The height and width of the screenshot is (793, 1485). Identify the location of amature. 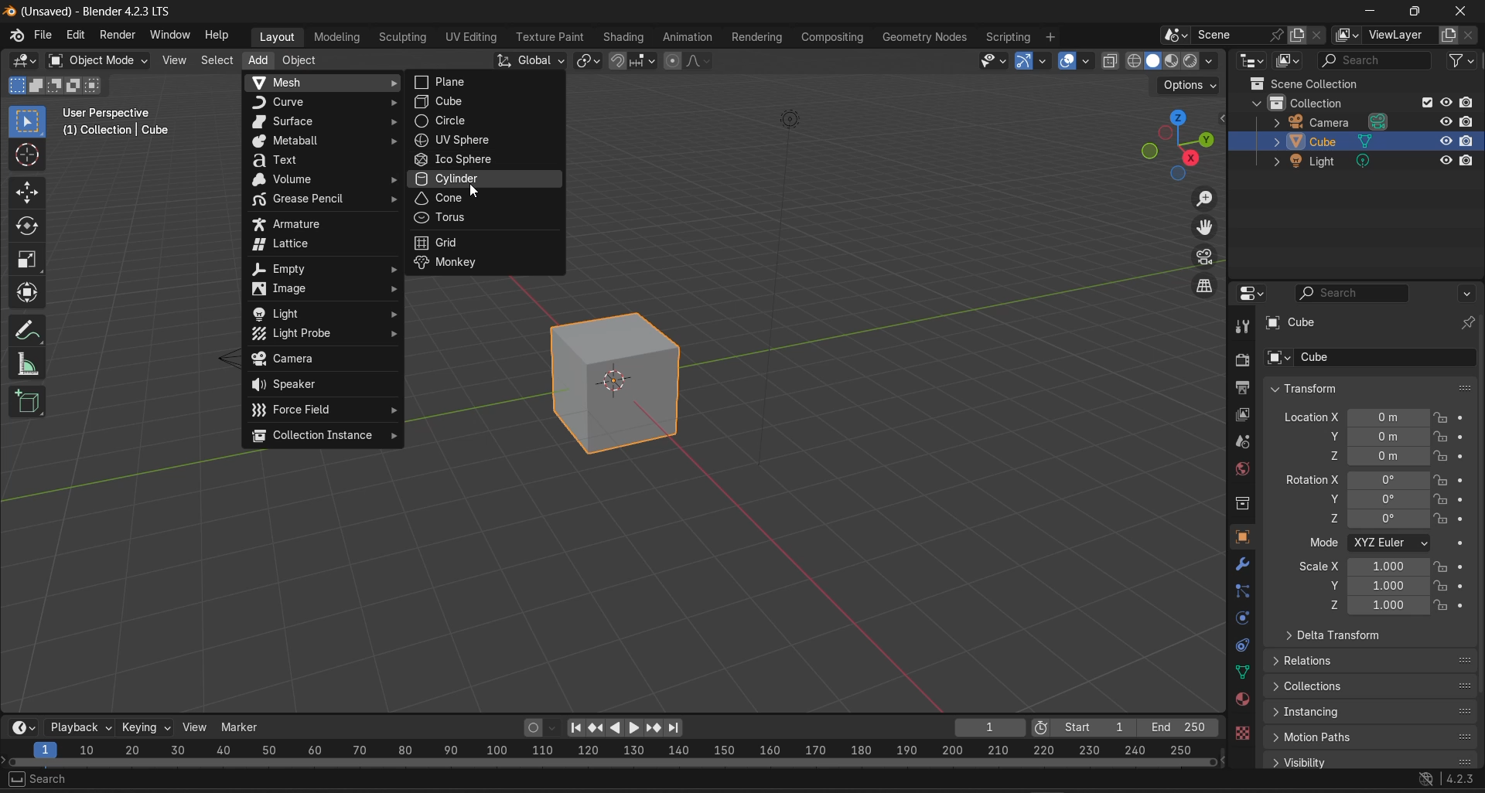
(325, 222).